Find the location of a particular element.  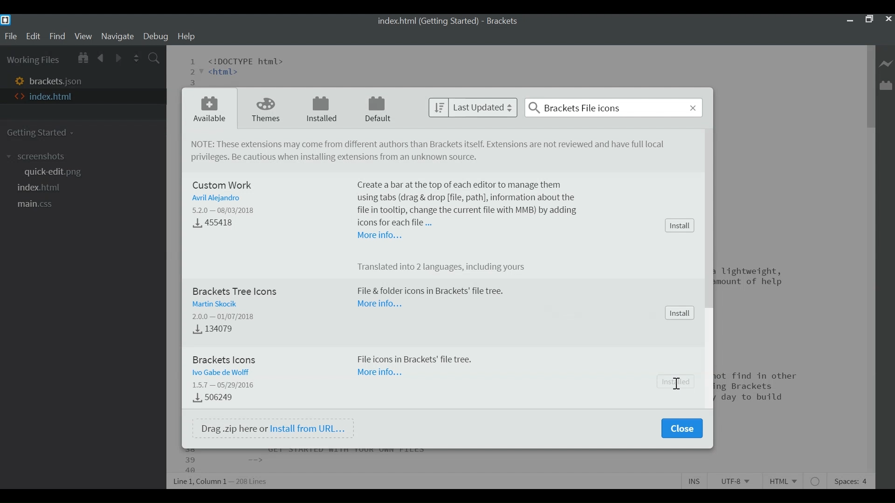

index.html (Getting started) - Brackets is located at coordinates (448, 22).